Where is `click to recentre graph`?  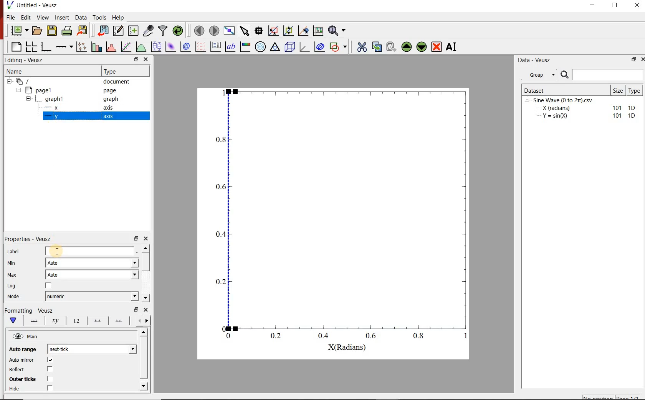
click to recentre graph is located at coordinates (303, 30).